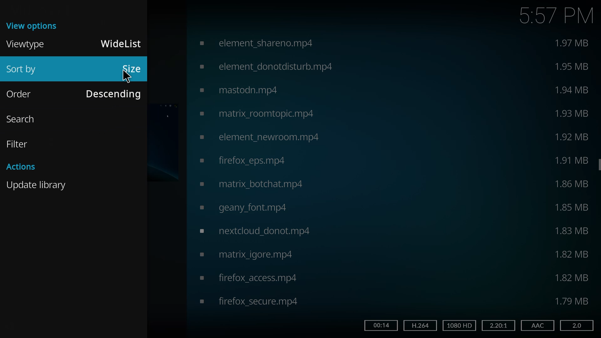 This screenshot has width=601, height=338. What do you see at coordinates (259, 114) in the screenshot?
I see `video` at bounding box center [259, 114].